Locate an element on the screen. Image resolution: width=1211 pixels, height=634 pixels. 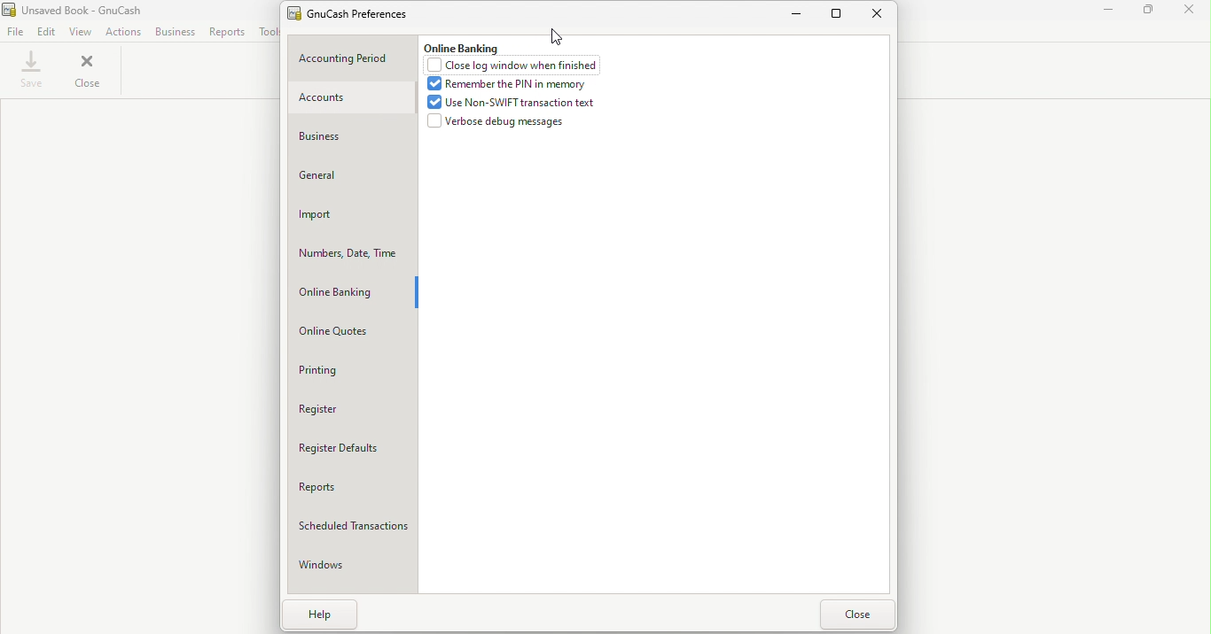
General is located at coordinates (351, 176).